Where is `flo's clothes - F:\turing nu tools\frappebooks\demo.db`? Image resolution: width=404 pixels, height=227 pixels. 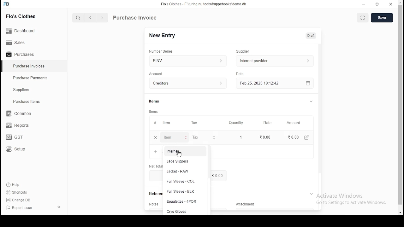 flo's clothes - F:\turing nu tools\frappebooks\demo.db is located at coordinates (205, 4).